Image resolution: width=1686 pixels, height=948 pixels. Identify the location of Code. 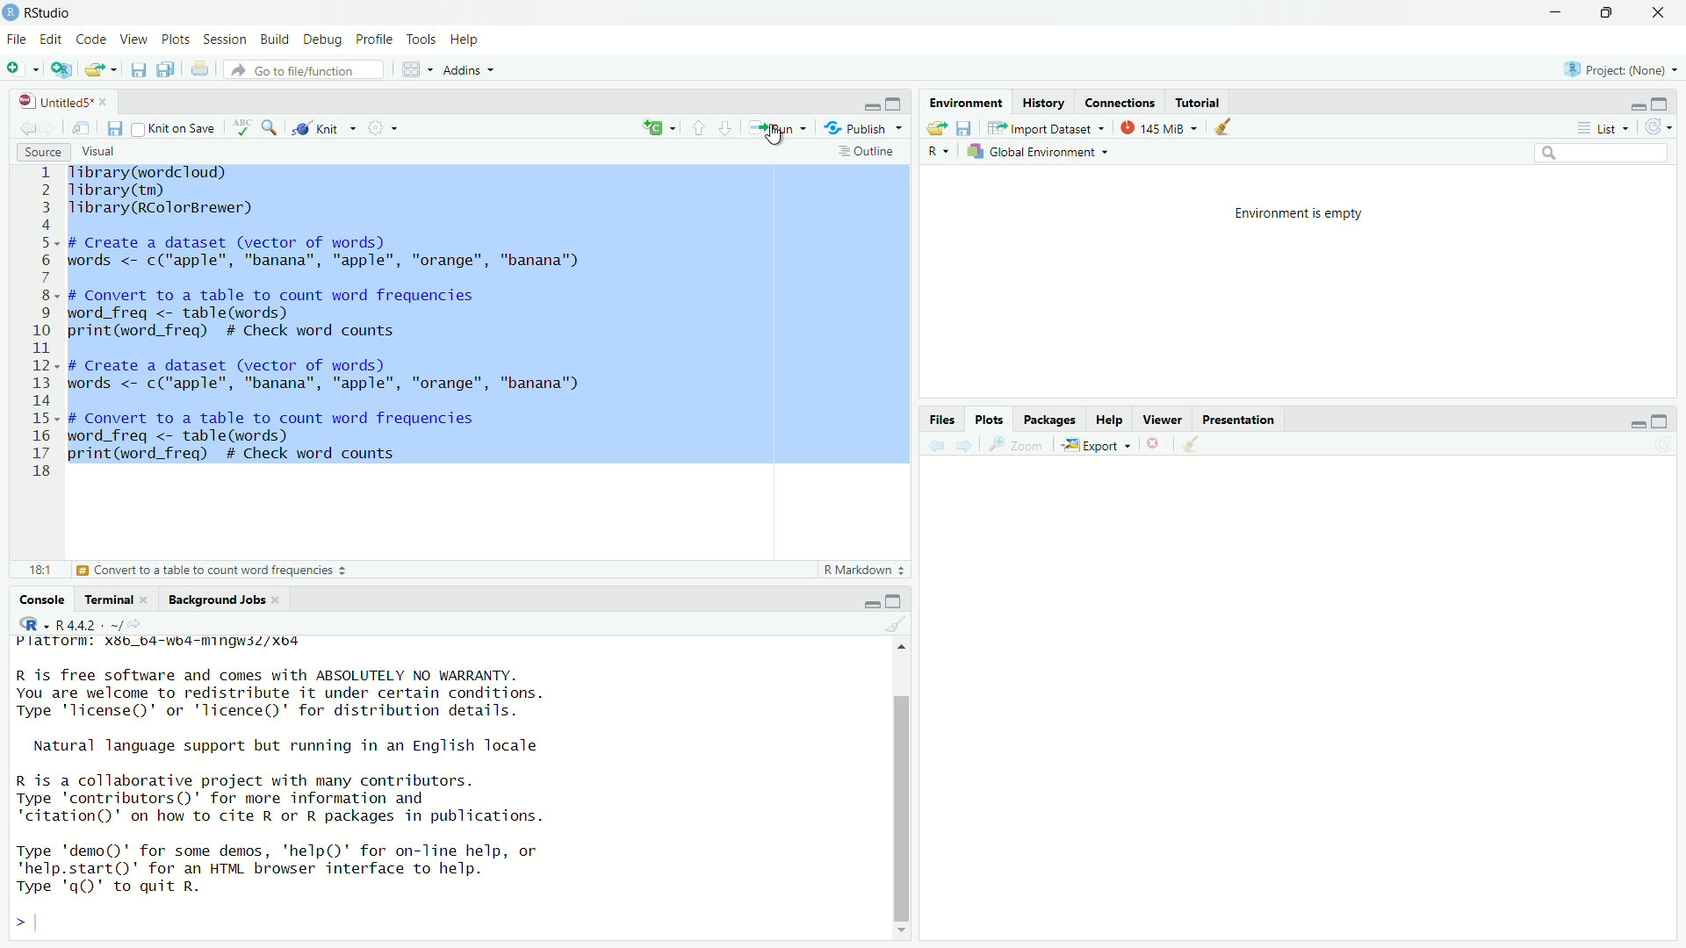
(90, 40).